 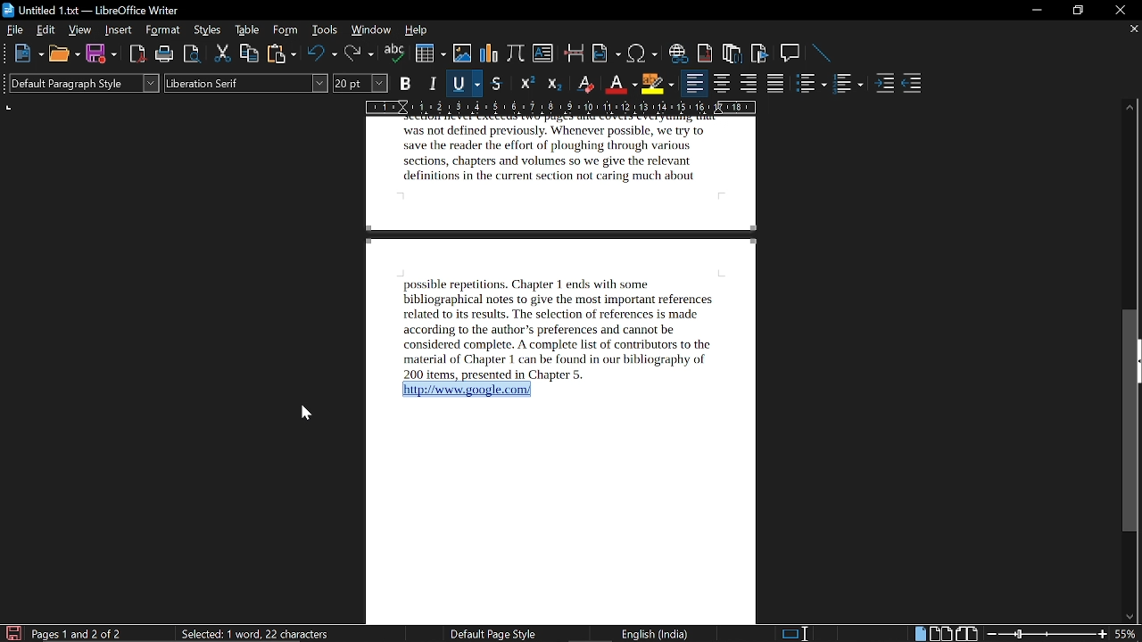 What do you see at coordinates (1076, 11) in the screenshot?
I see `restore down` at bounding box center [1076, 11].